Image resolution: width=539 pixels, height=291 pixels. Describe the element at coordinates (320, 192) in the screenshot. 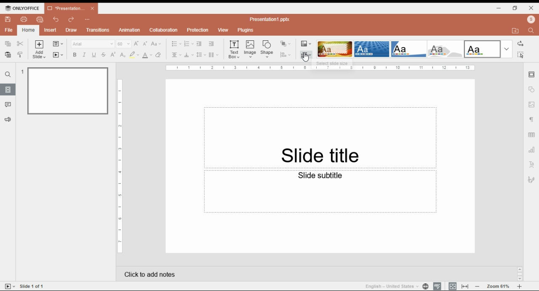

I see `Slide subtitle` at that location.